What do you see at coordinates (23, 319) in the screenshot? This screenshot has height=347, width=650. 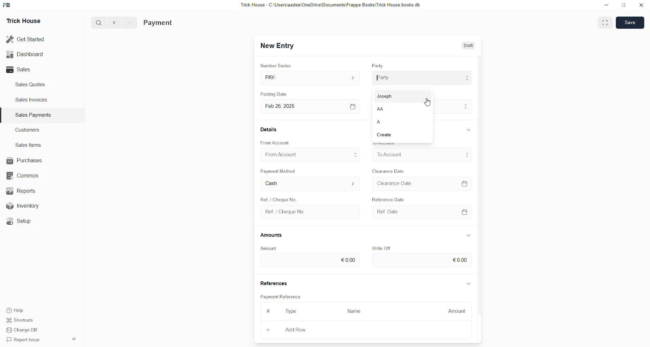 I see `Shortcuts` at bounding box center [23, 319].